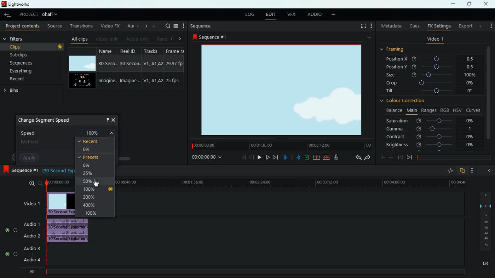  Describe the element at coordinates (491, 25) in the screenshot. I see `add` at that location.